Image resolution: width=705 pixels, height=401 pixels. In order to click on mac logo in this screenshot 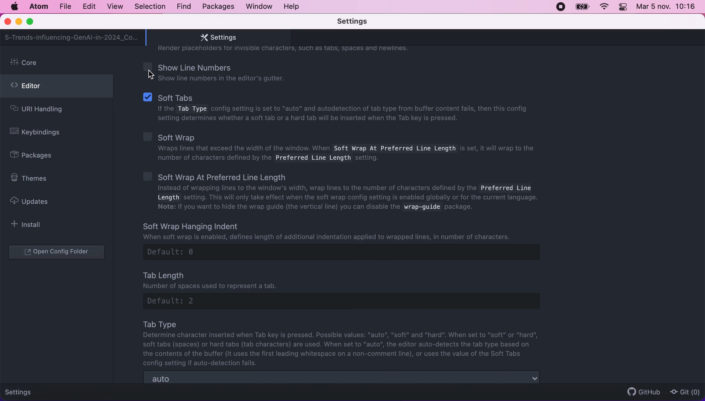, I will do `click(14, 7)`.